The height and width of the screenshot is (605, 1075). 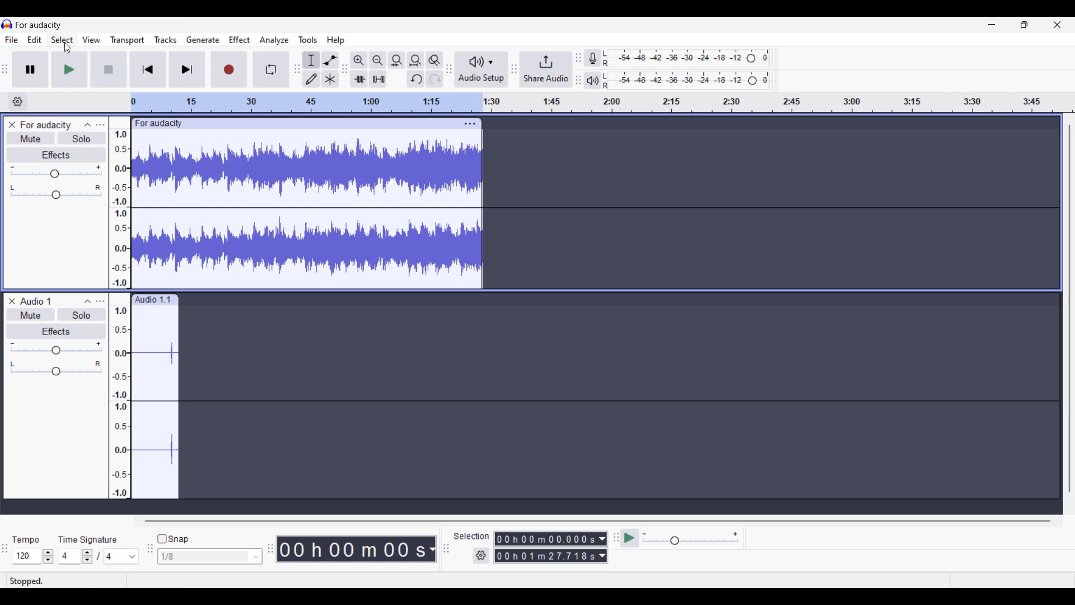 What do you see at coordinates (270, 69) in the screenshot?
I see `Enable looping` at bounding box center [270, 69].